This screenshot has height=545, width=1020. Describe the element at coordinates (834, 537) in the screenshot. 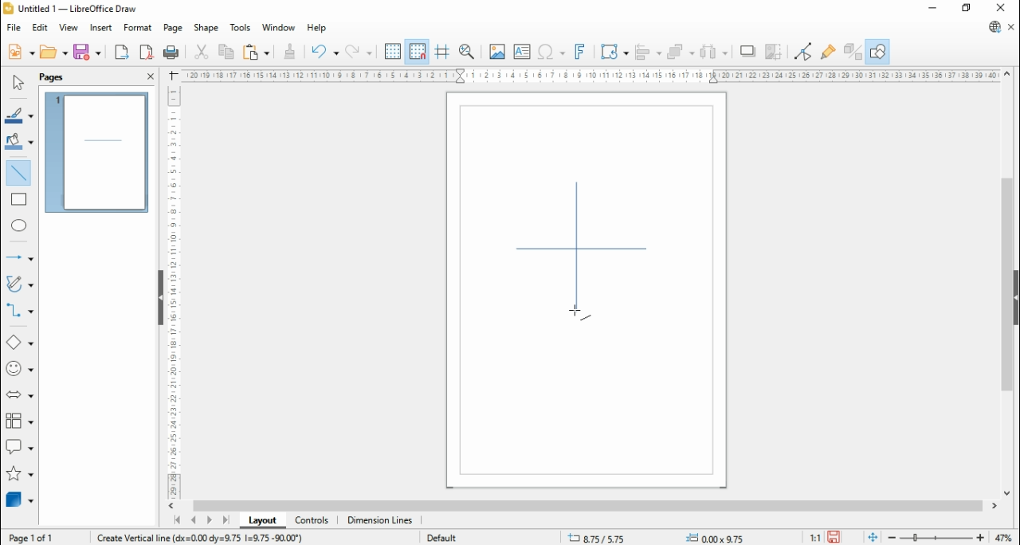

I see `save` at that location.